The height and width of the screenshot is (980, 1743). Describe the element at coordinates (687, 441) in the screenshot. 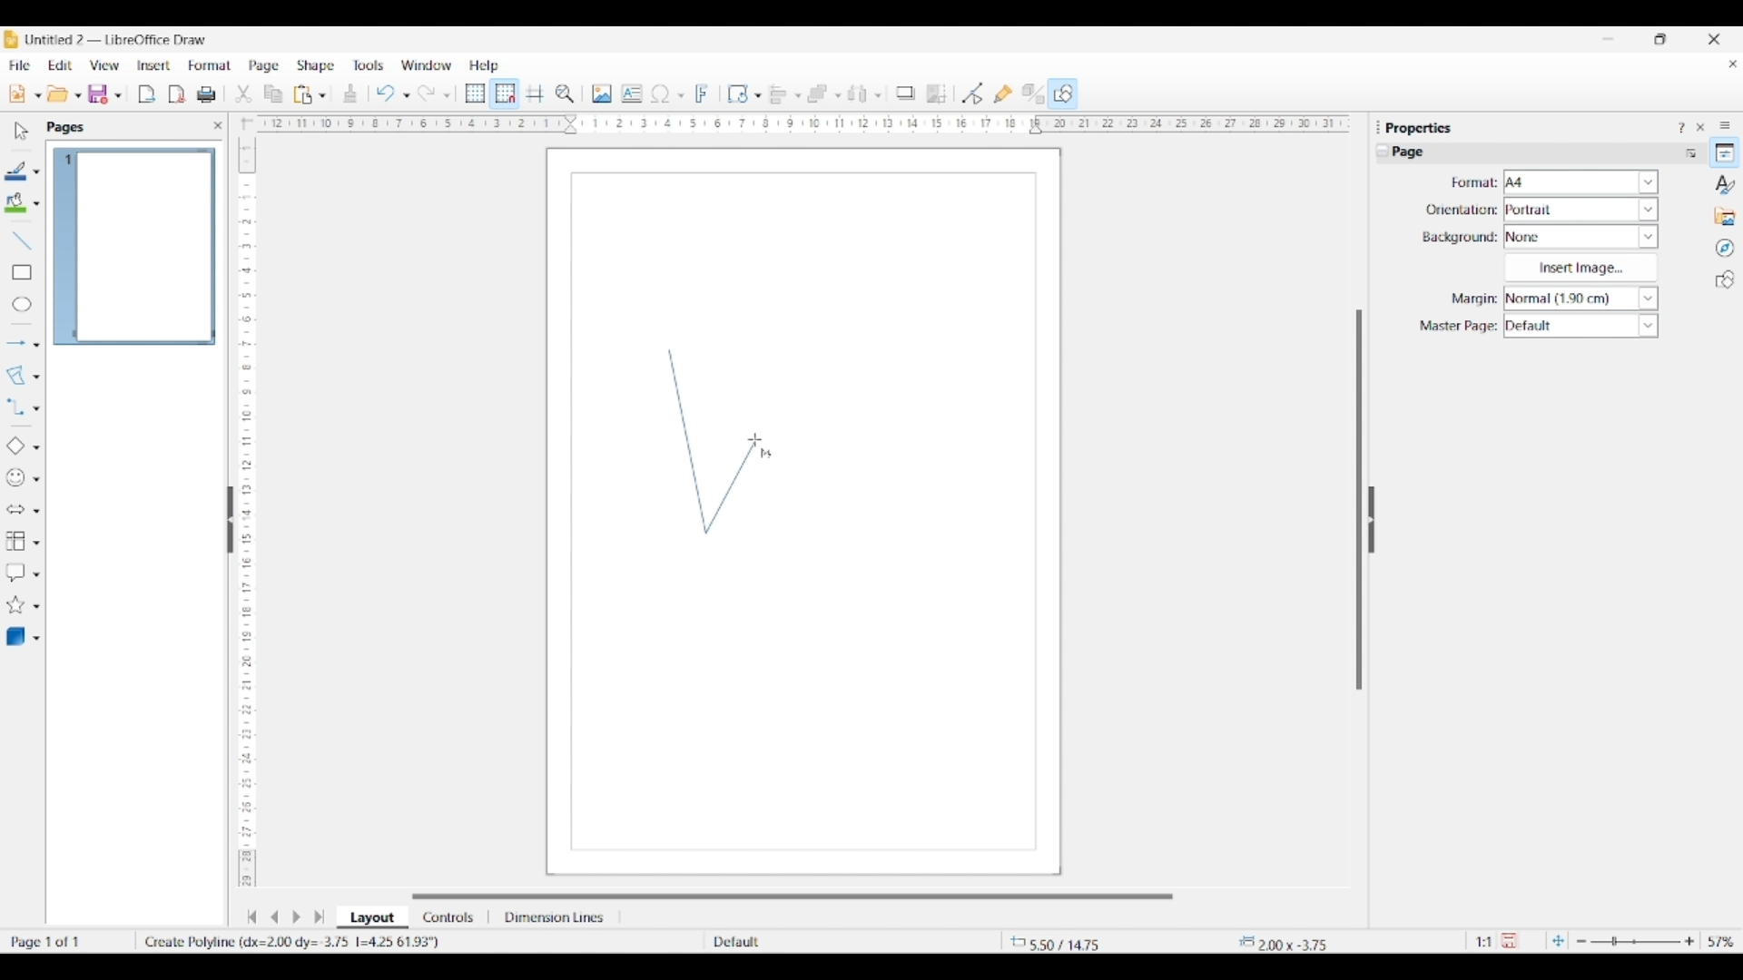

I see `Line 1` at that location.